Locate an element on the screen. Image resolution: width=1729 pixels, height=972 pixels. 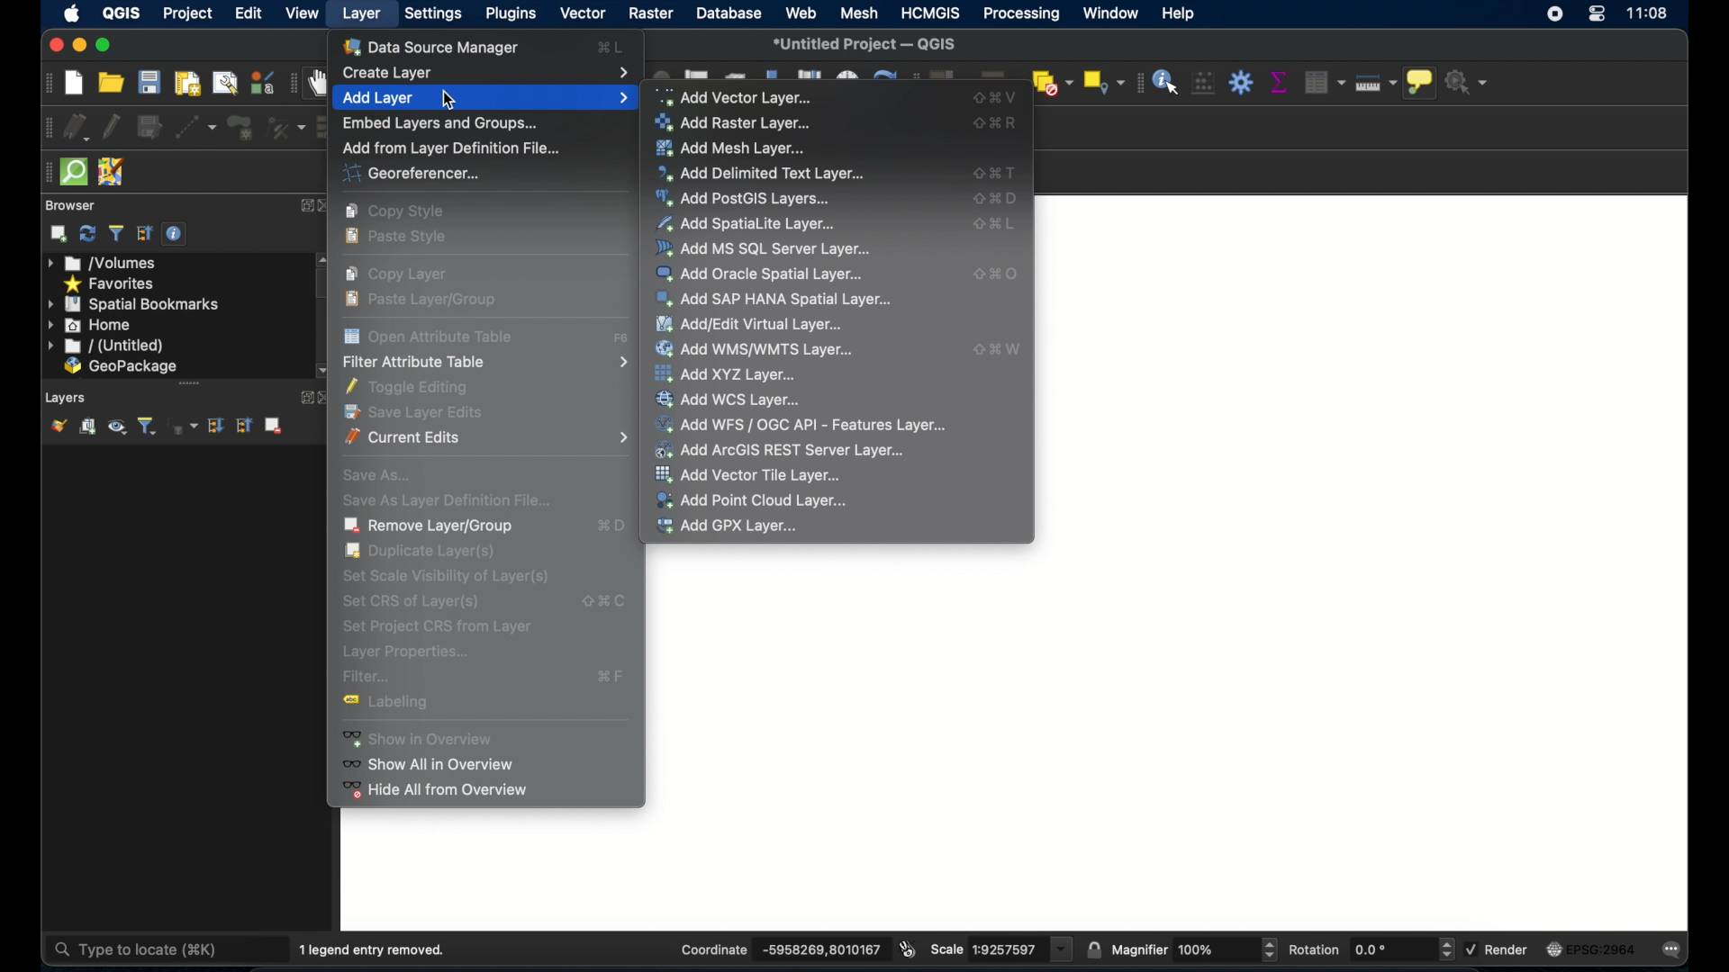
plugins is located at coordinates (510, 14).